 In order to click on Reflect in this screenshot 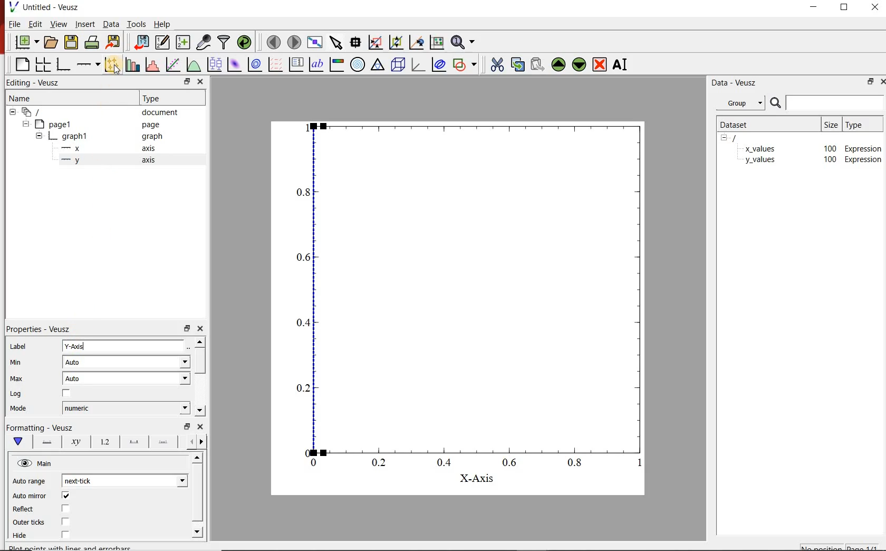, I will do `click(29, 510)`.